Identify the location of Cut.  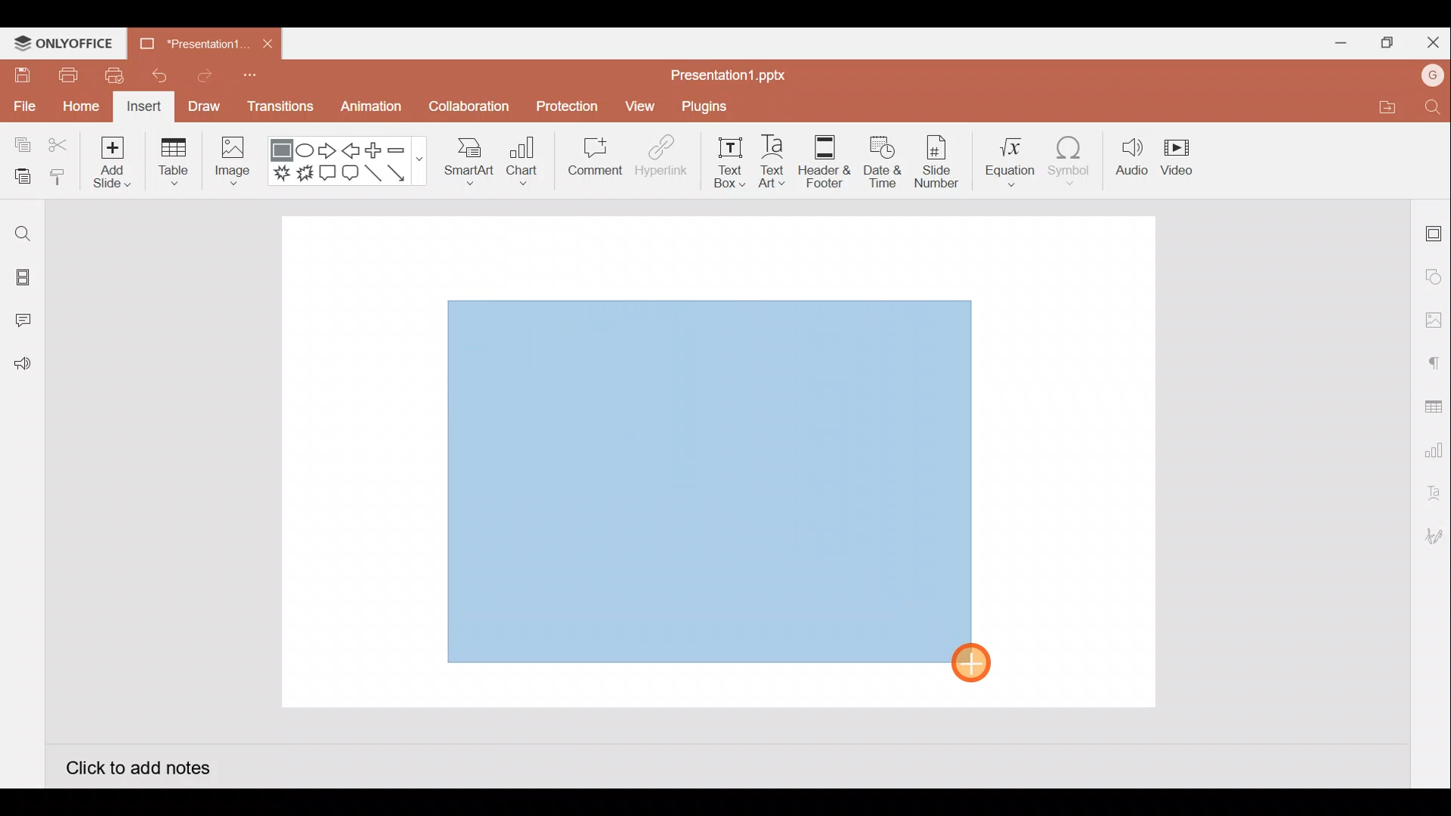
(59, 146).